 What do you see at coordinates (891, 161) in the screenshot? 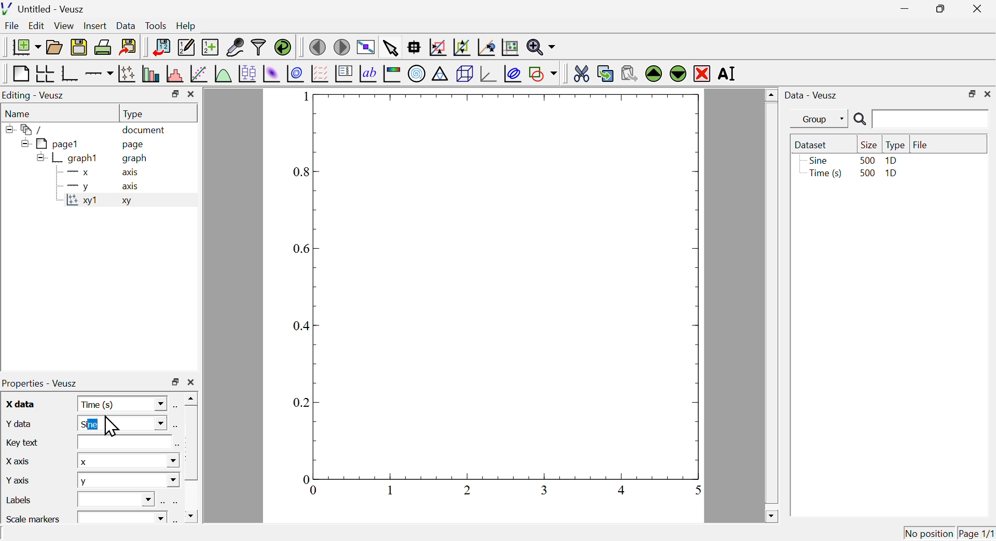
I see `1D` at bounding box center [891, 161].